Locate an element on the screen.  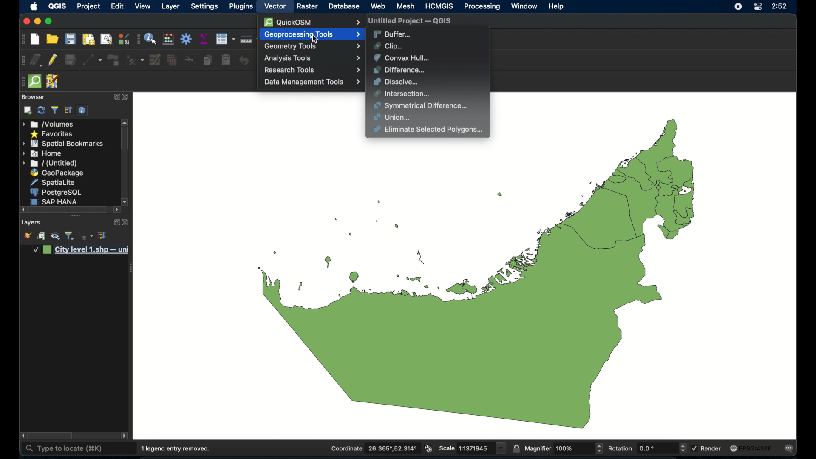
untitled folder is located at coordinates (51, 164).